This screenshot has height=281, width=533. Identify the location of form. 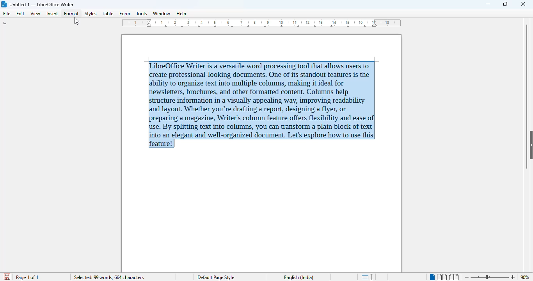
(125, 14).